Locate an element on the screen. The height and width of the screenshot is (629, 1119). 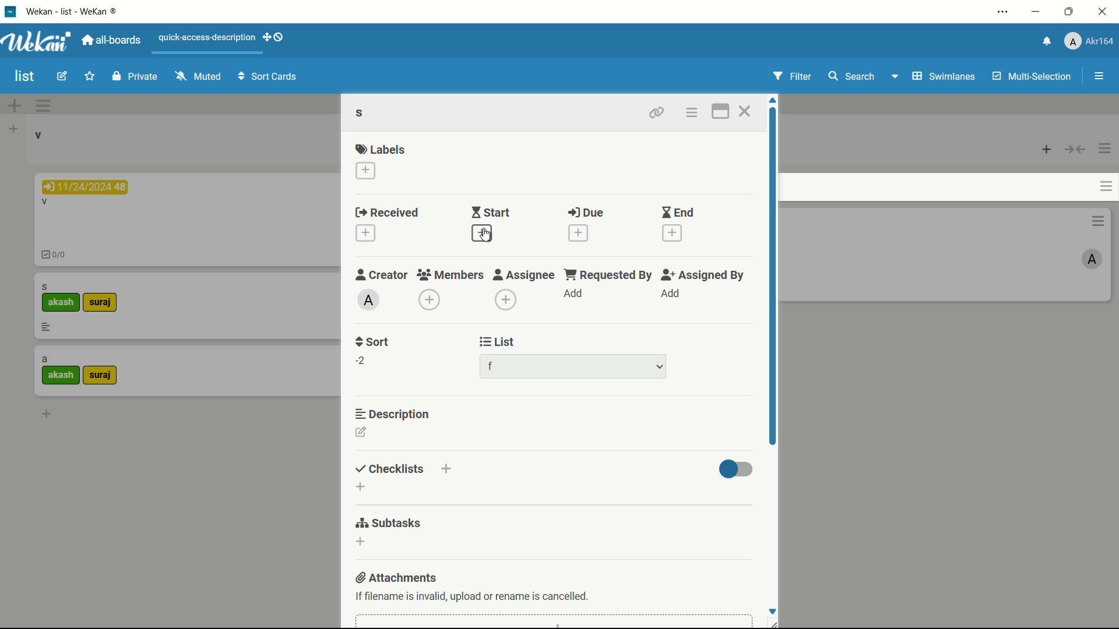
admin is located at coordinates (1092, 260).